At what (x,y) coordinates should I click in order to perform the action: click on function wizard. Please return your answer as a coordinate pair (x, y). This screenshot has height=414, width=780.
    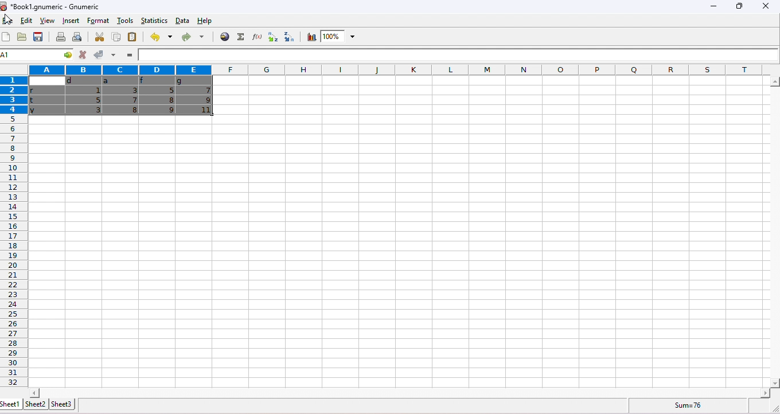
    Looking at the image, I should click on (255, 37).